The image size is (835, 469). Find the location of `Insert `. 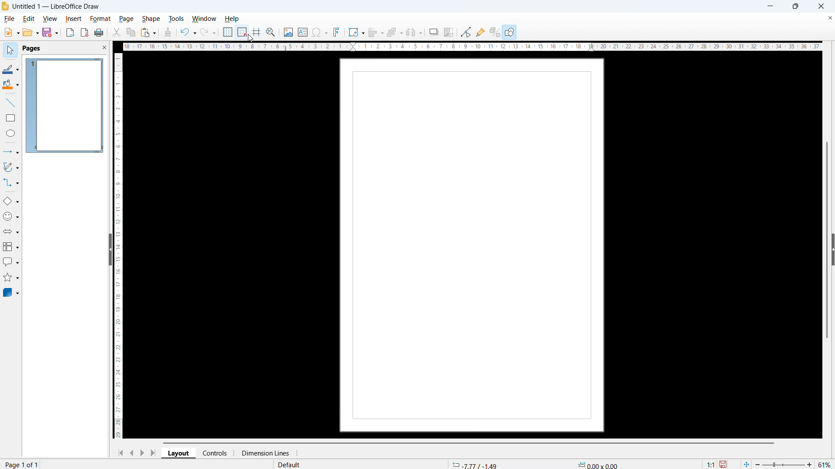

Insert  is located at coordinates (73, 19).